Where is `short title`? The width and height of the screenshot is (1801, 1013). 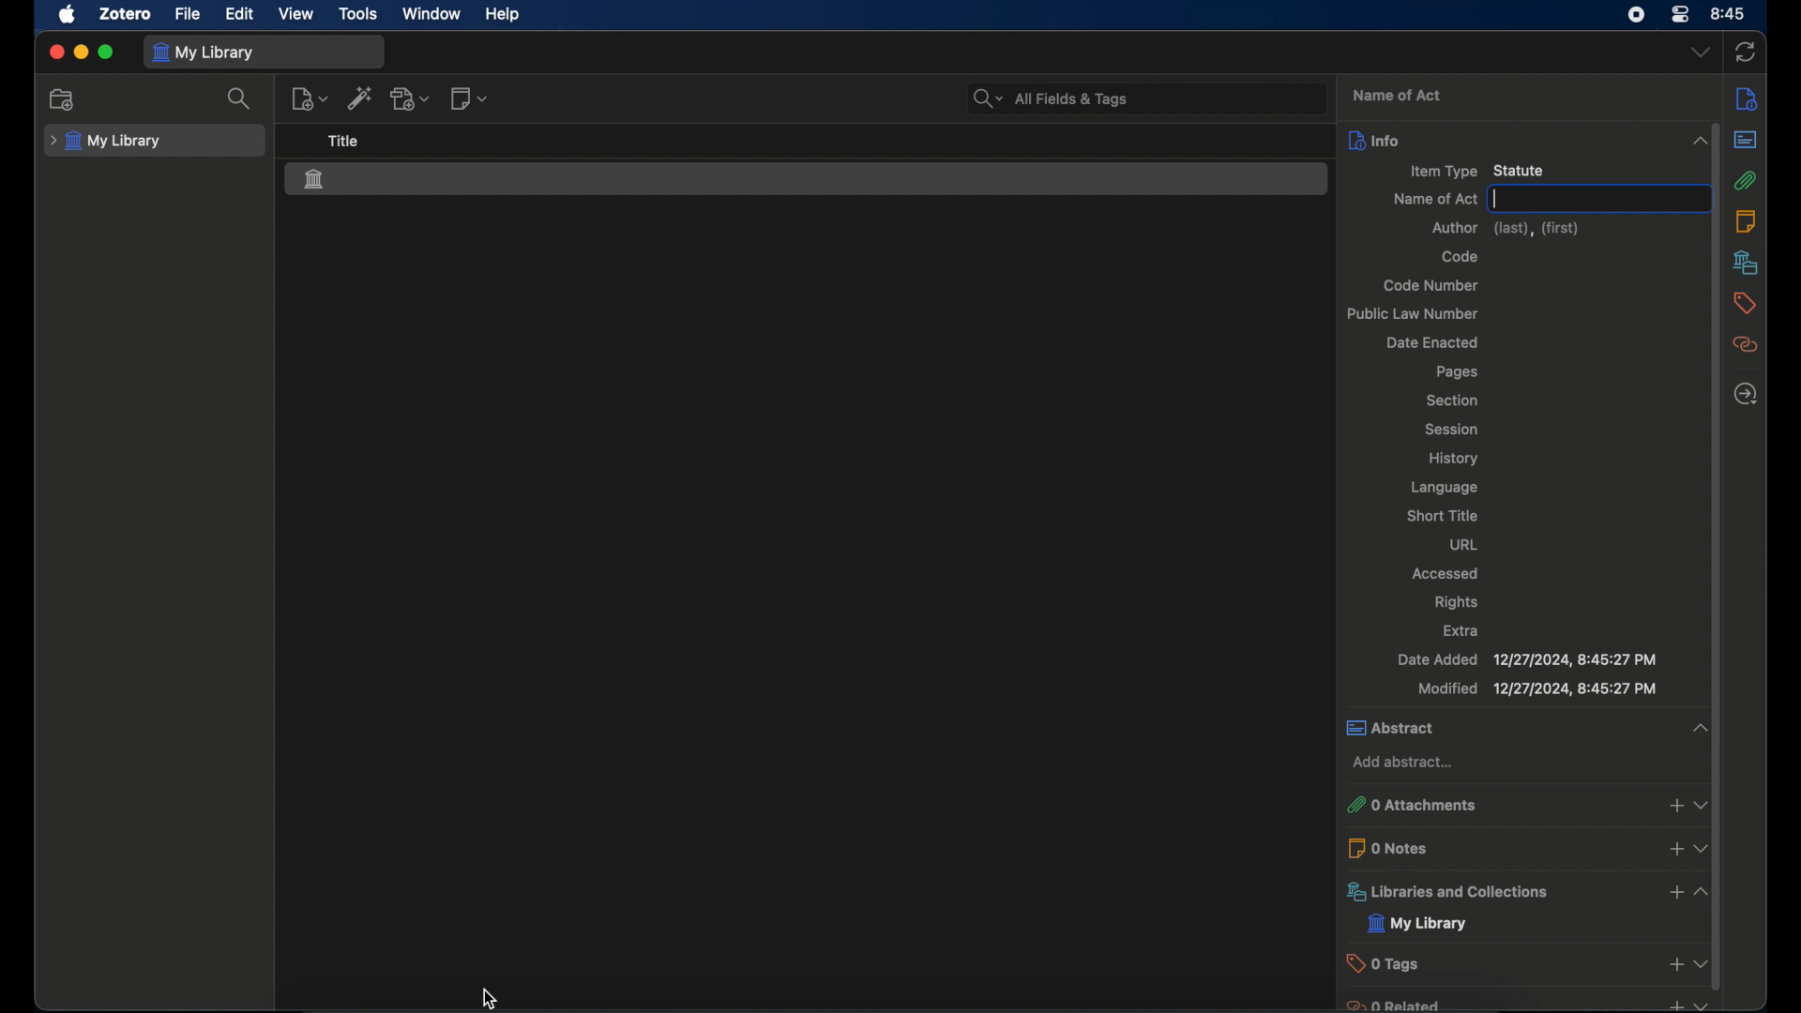 short title is located at coordinates (1447, 515).